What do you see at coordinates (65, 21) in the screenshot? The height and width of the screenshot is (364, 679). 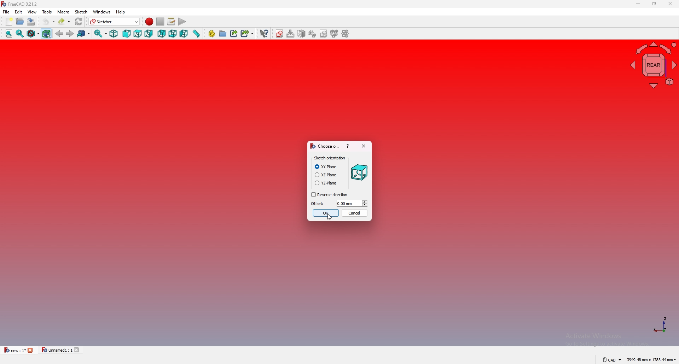 I see `redo` at bounding box center [65, 21].